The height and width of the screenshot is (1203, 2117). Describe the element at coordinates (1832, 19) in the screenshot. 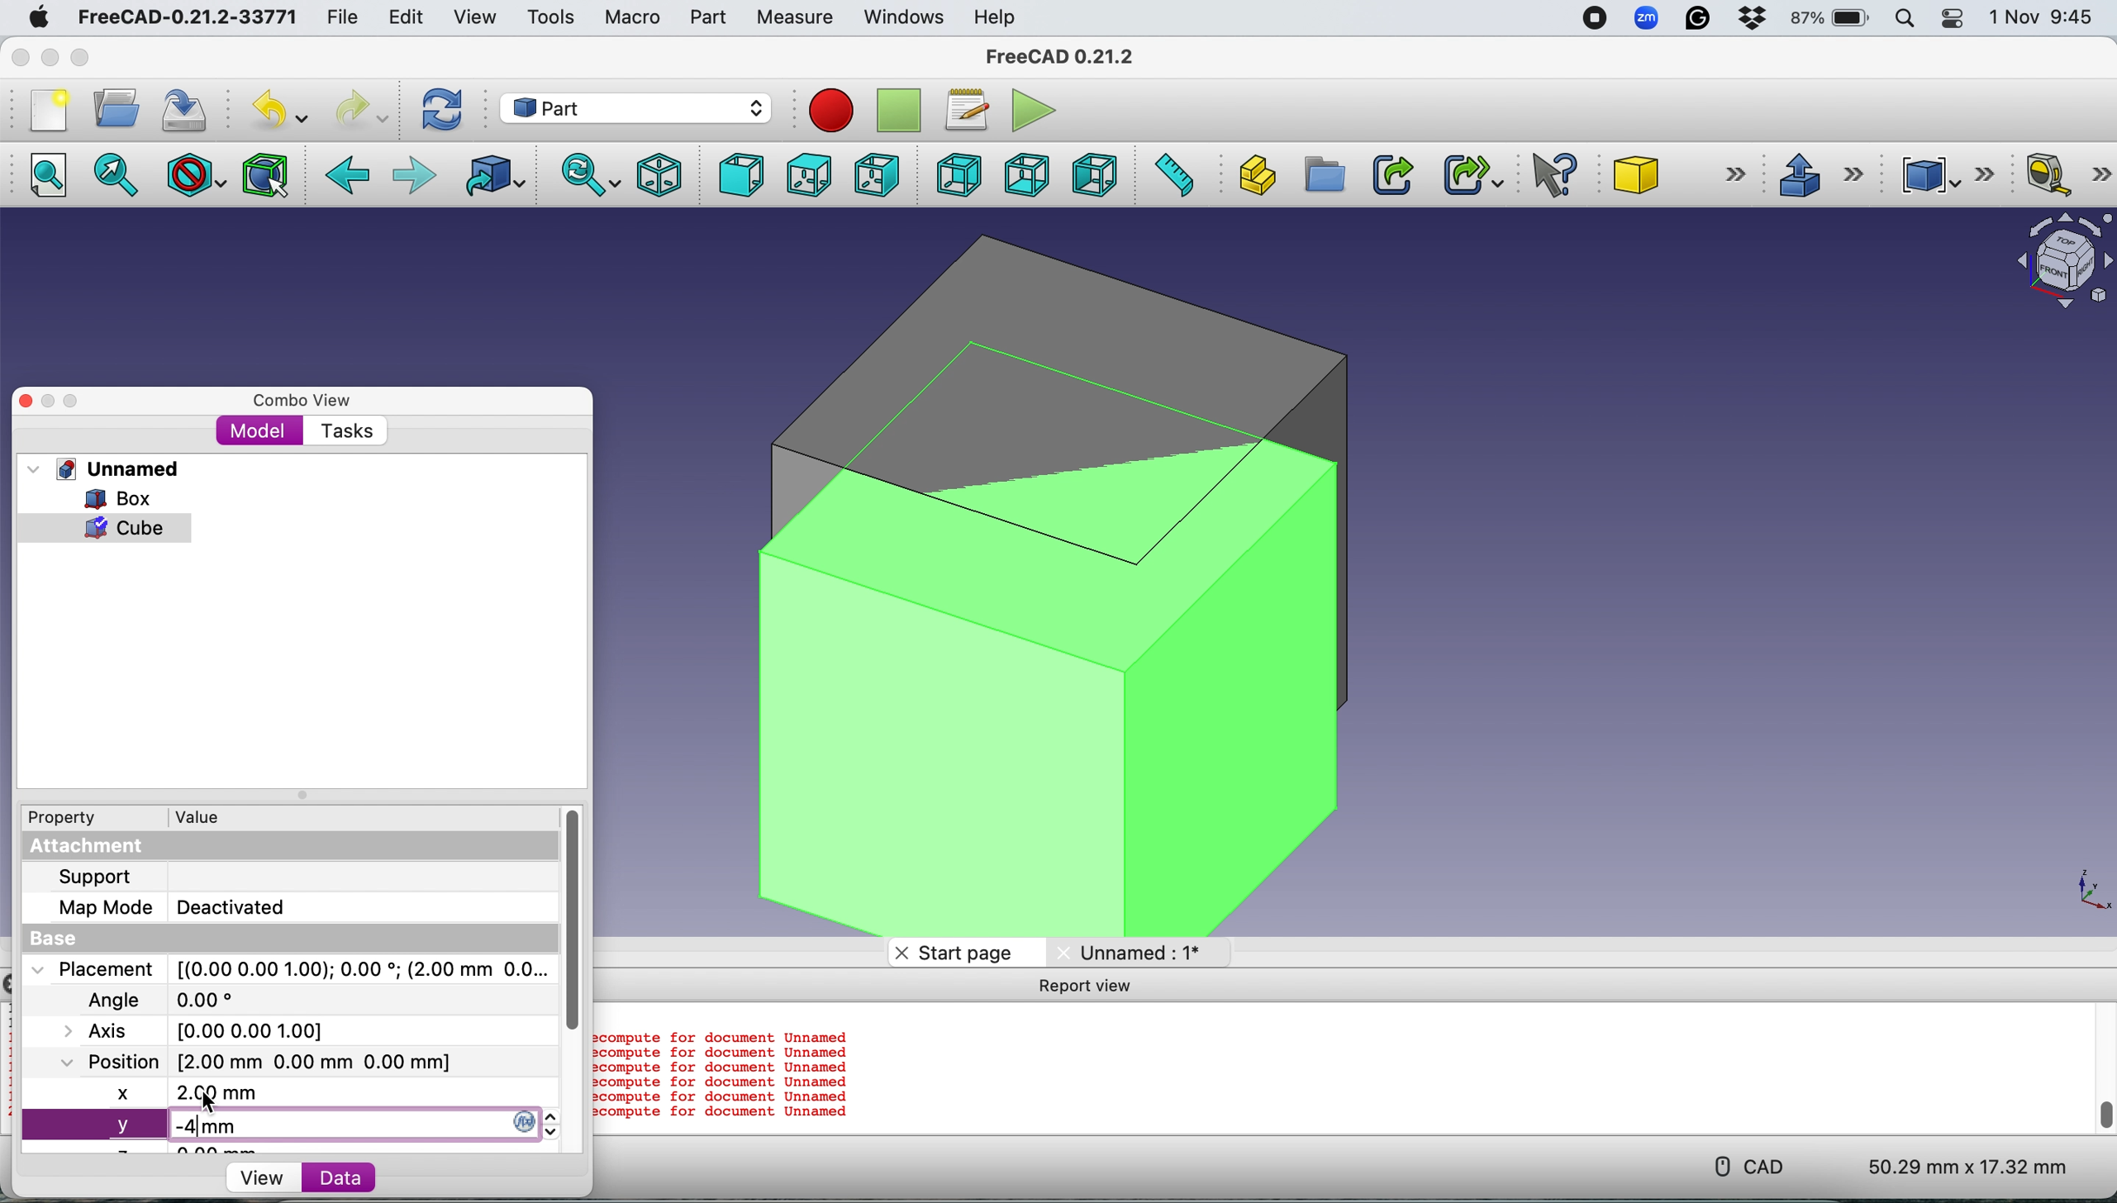

I see `87% battery` at that location.